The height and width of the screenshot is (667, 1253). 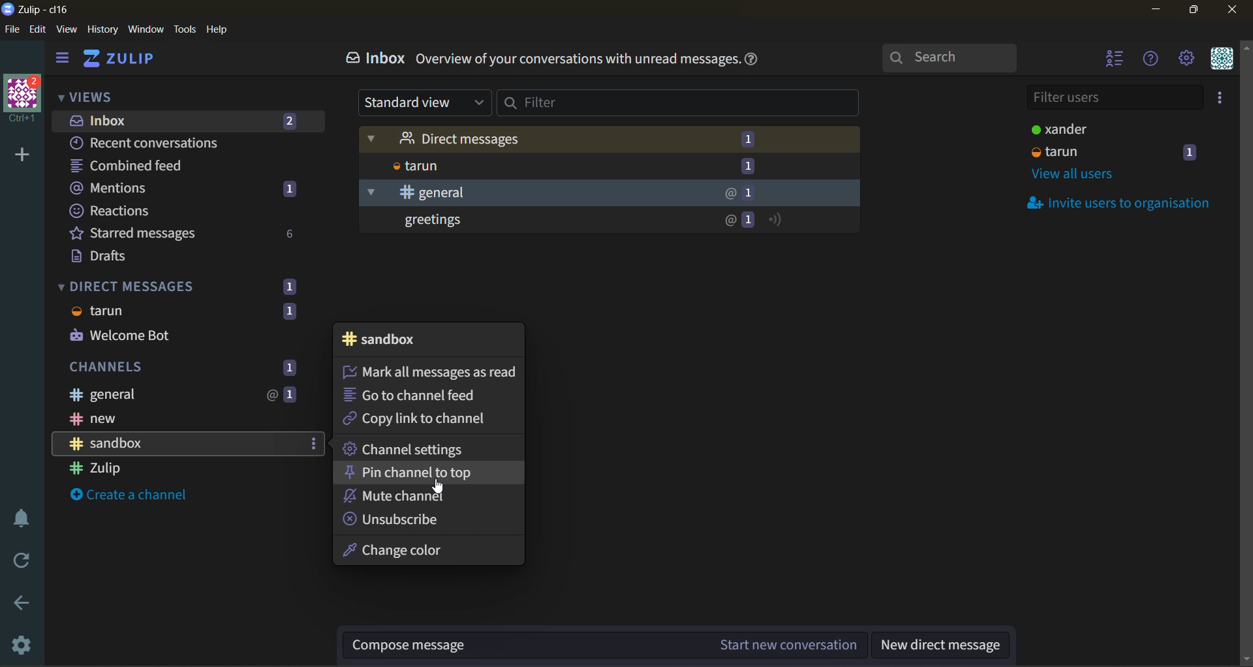 What do you see at coordinates (36, 8) in the screenshot?
I see `app name and organisation name` at bounding box center [36, 8].